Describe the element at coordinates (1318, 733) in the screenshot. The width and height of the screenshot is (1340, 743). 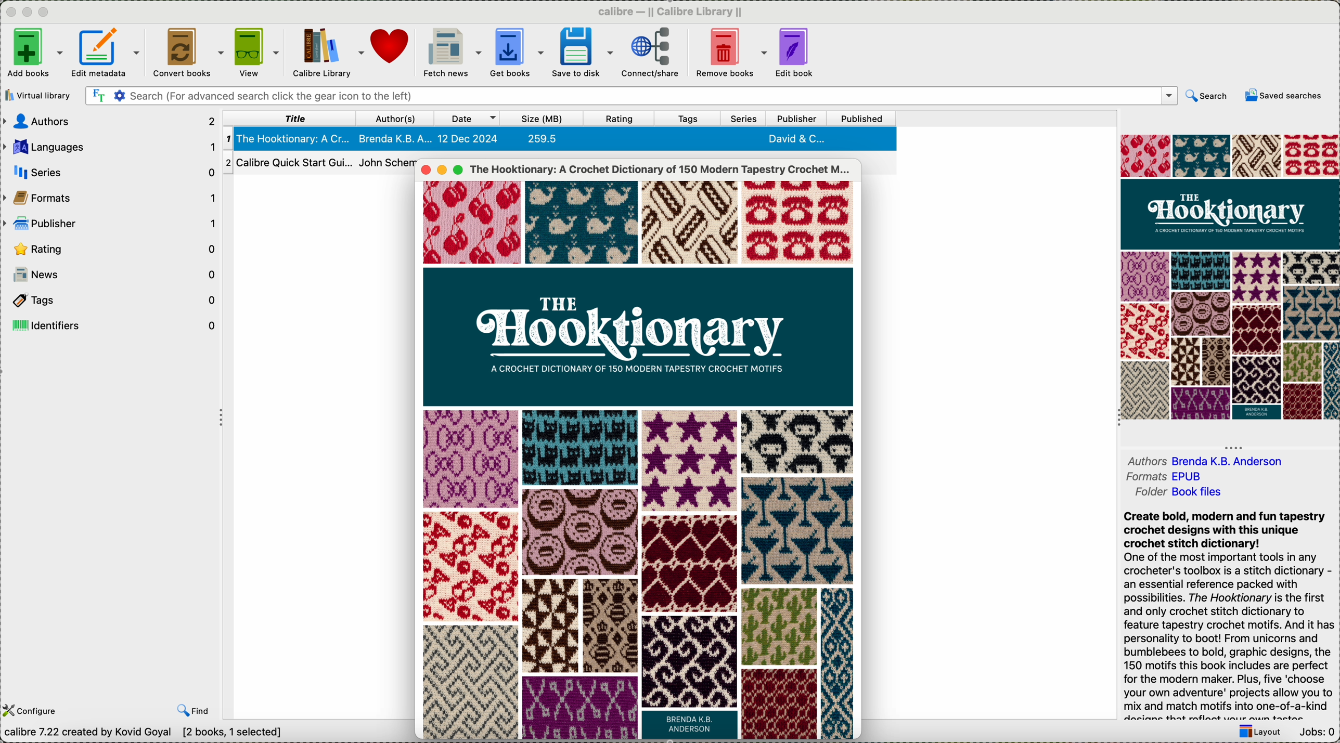
I see `Jobs: 0` at that location.